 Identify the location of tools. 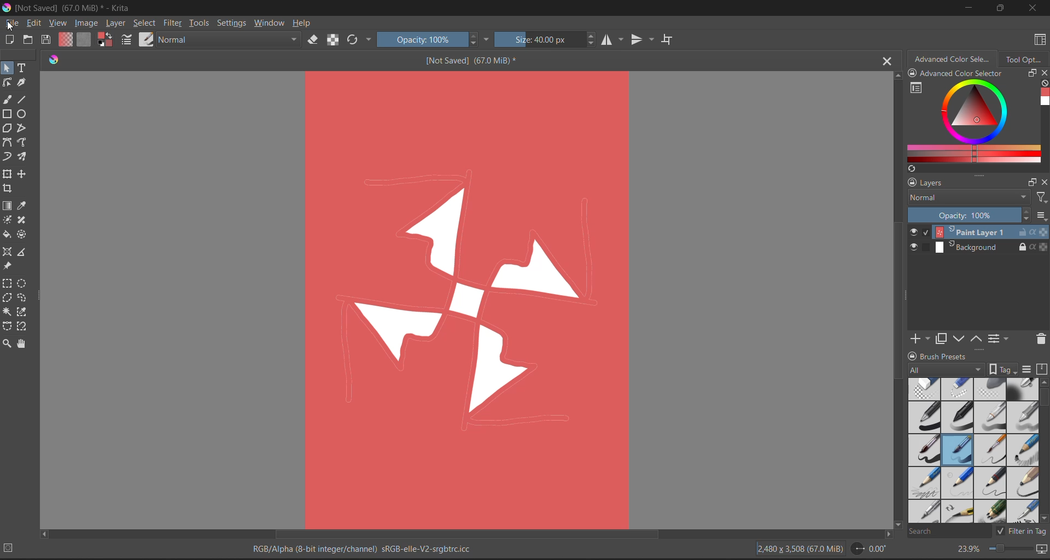
(7, 312).